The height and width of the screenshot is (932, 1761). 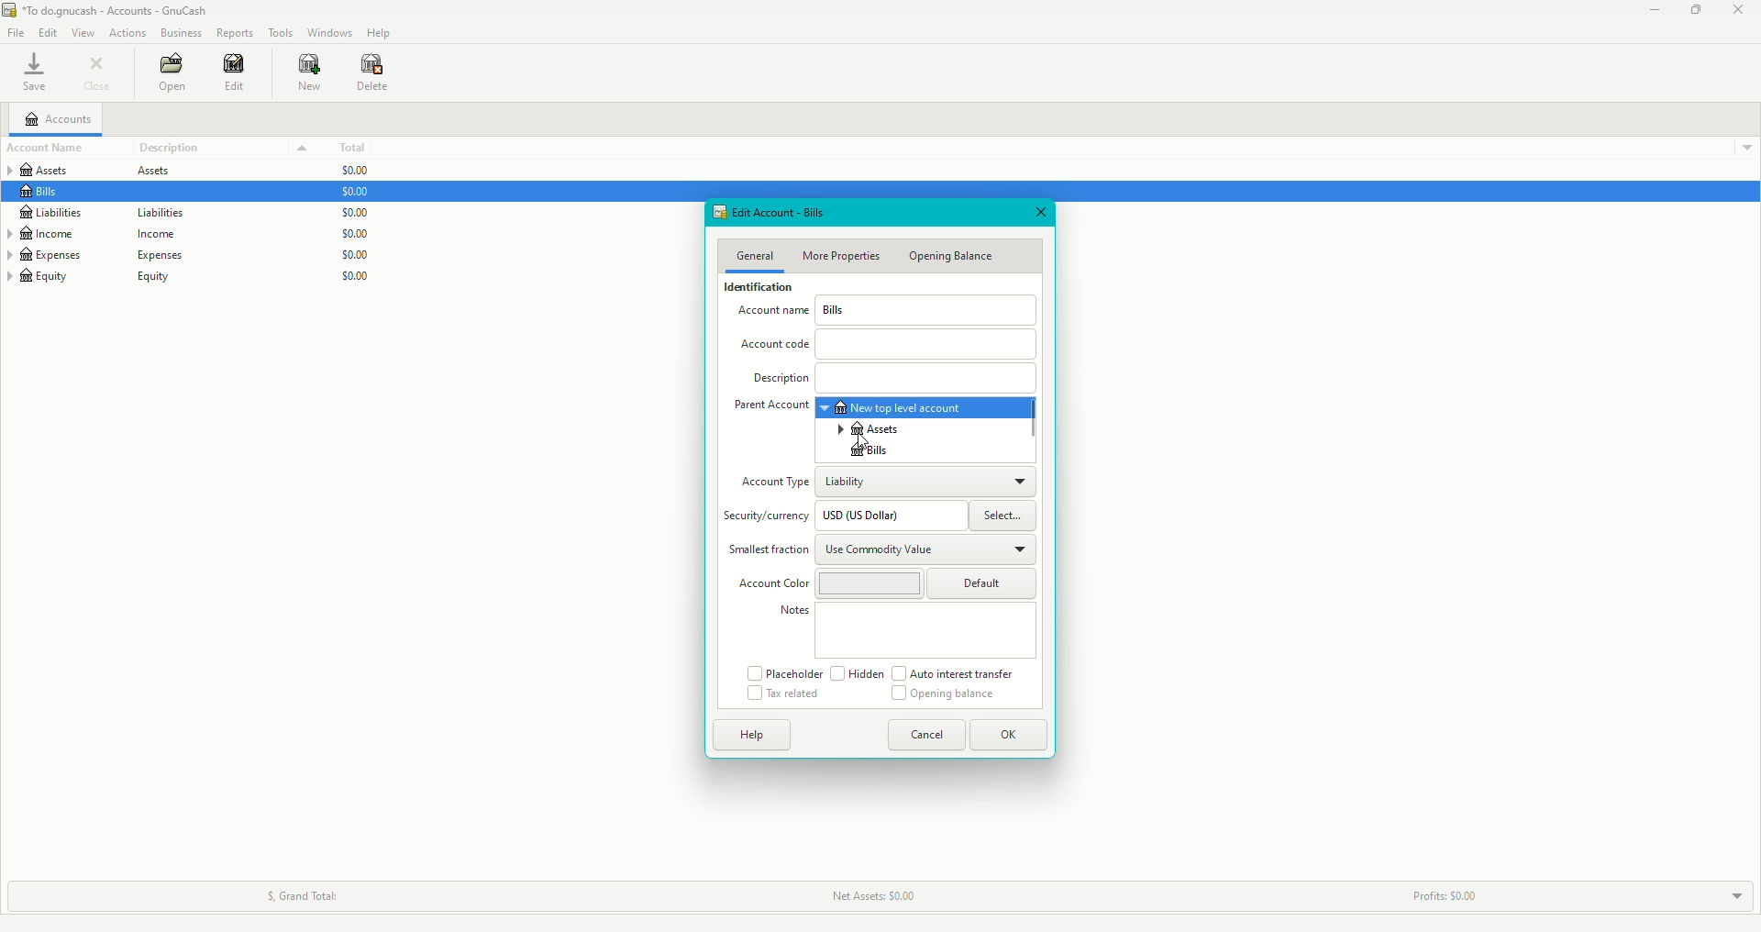 I want to click on Edit, so click(x=238, y=74).